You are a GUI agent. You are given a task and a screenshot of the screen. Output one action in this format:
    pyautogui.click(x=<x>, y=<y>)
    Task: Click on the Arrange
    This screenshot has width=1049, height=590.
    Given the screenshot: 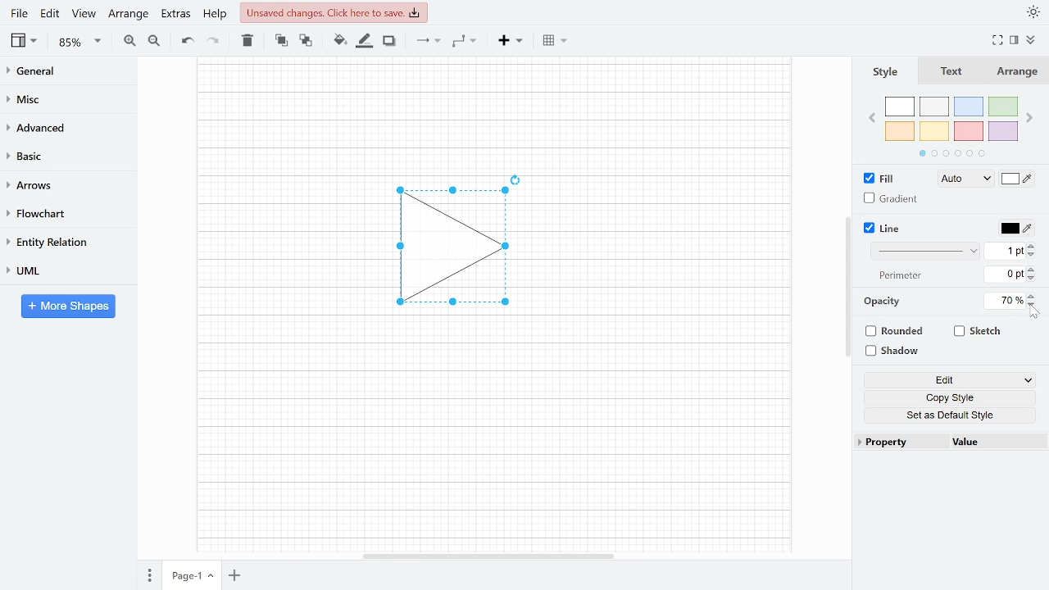 What is the action you would take?
    pyautogui.click(x=128, y=13)
    